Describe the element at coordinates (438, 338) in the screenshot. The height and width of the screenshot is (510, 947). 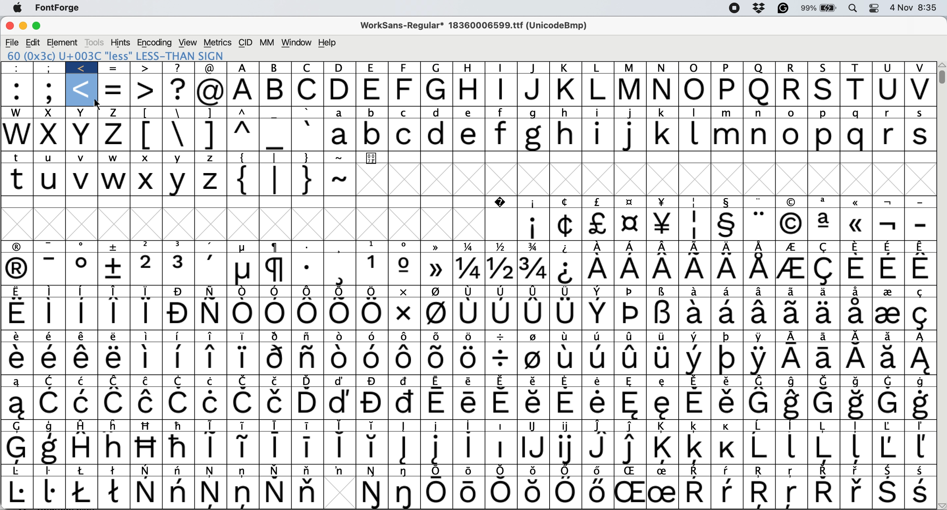
I see `Symbol` at that location.